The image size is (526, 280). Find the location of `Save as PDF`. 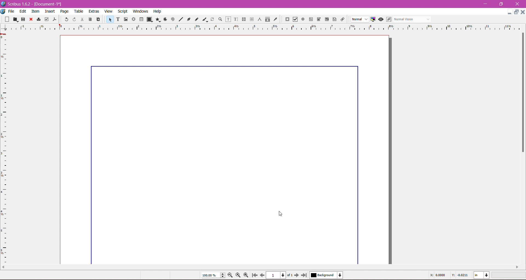

Save as PDF is located at coordinates (55, 19).